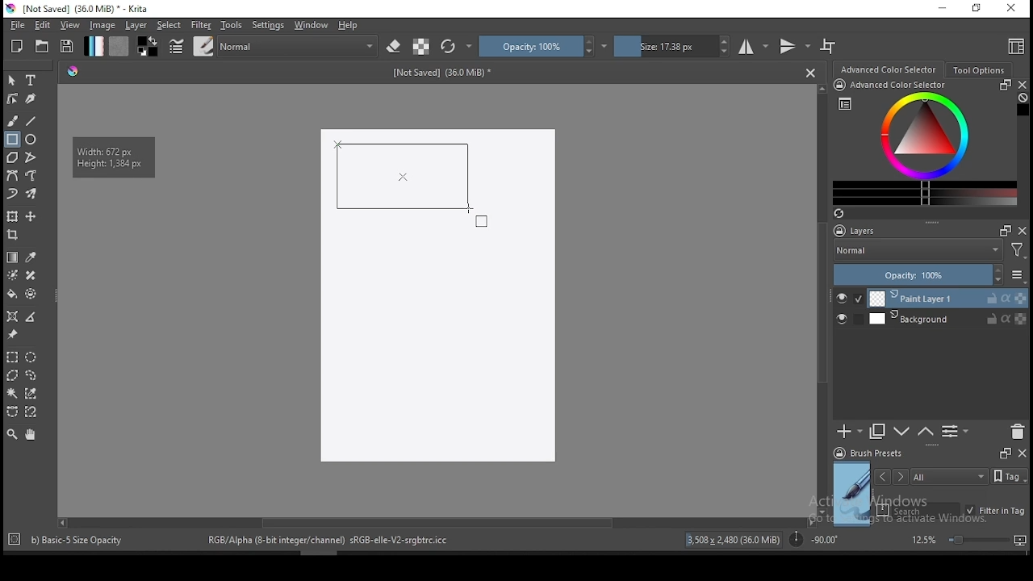 This screenshot has width=1033, height=581. Describe the element at coordinates (949, 476) in the screenshot. I see `tags` at that location.